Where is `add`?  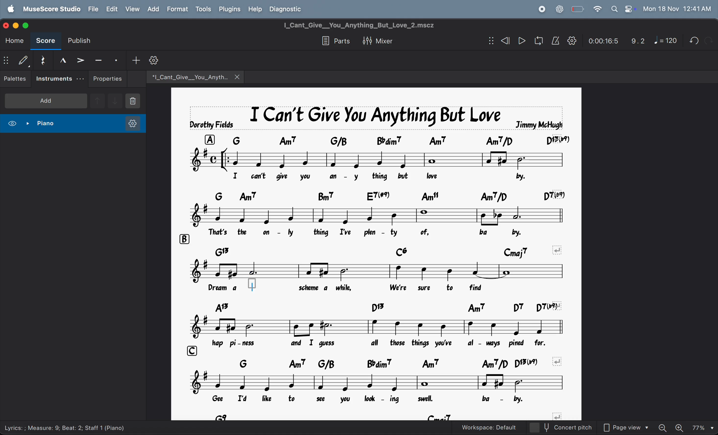
add is located at coordinates (45, 101).